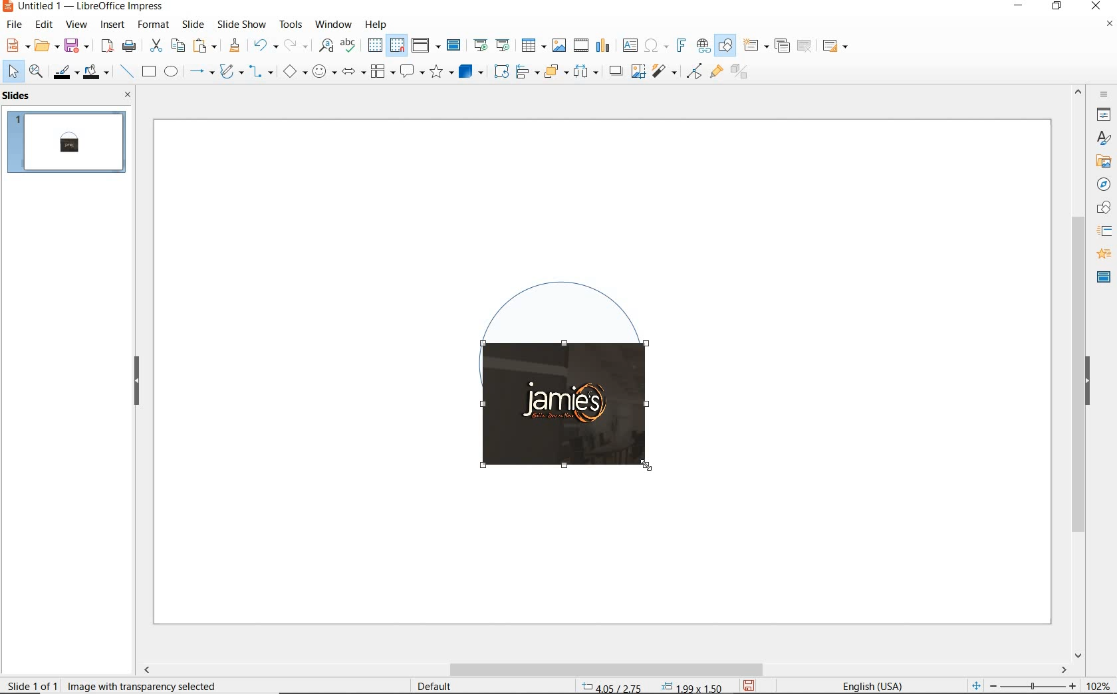 The image size is (1117, 694). I want to click on sidebar settings, so click(1102, 94).